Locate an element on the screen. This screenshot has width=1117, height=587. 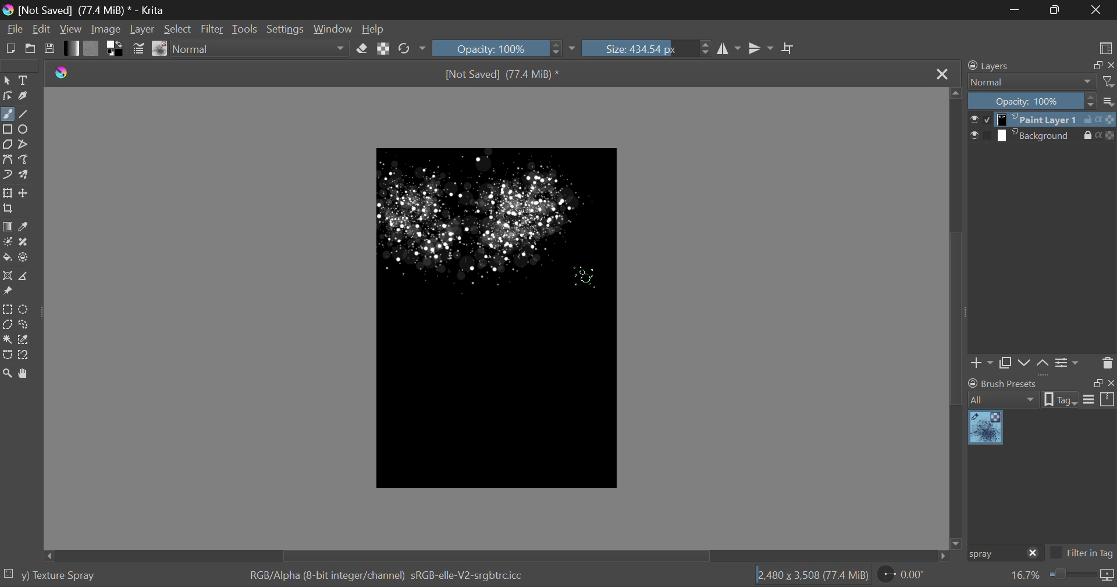
selection is located at coordinates (8, 573).